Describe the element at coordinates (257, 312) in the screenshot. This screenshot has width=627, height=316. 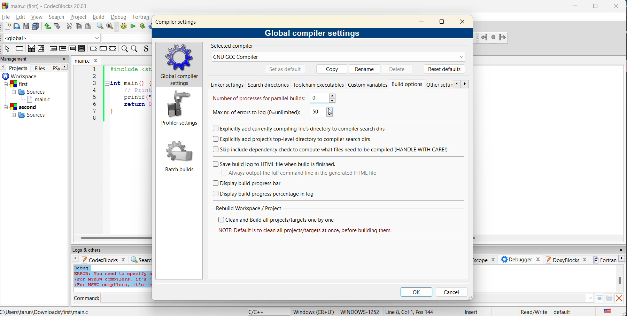
I see `language` at that location.